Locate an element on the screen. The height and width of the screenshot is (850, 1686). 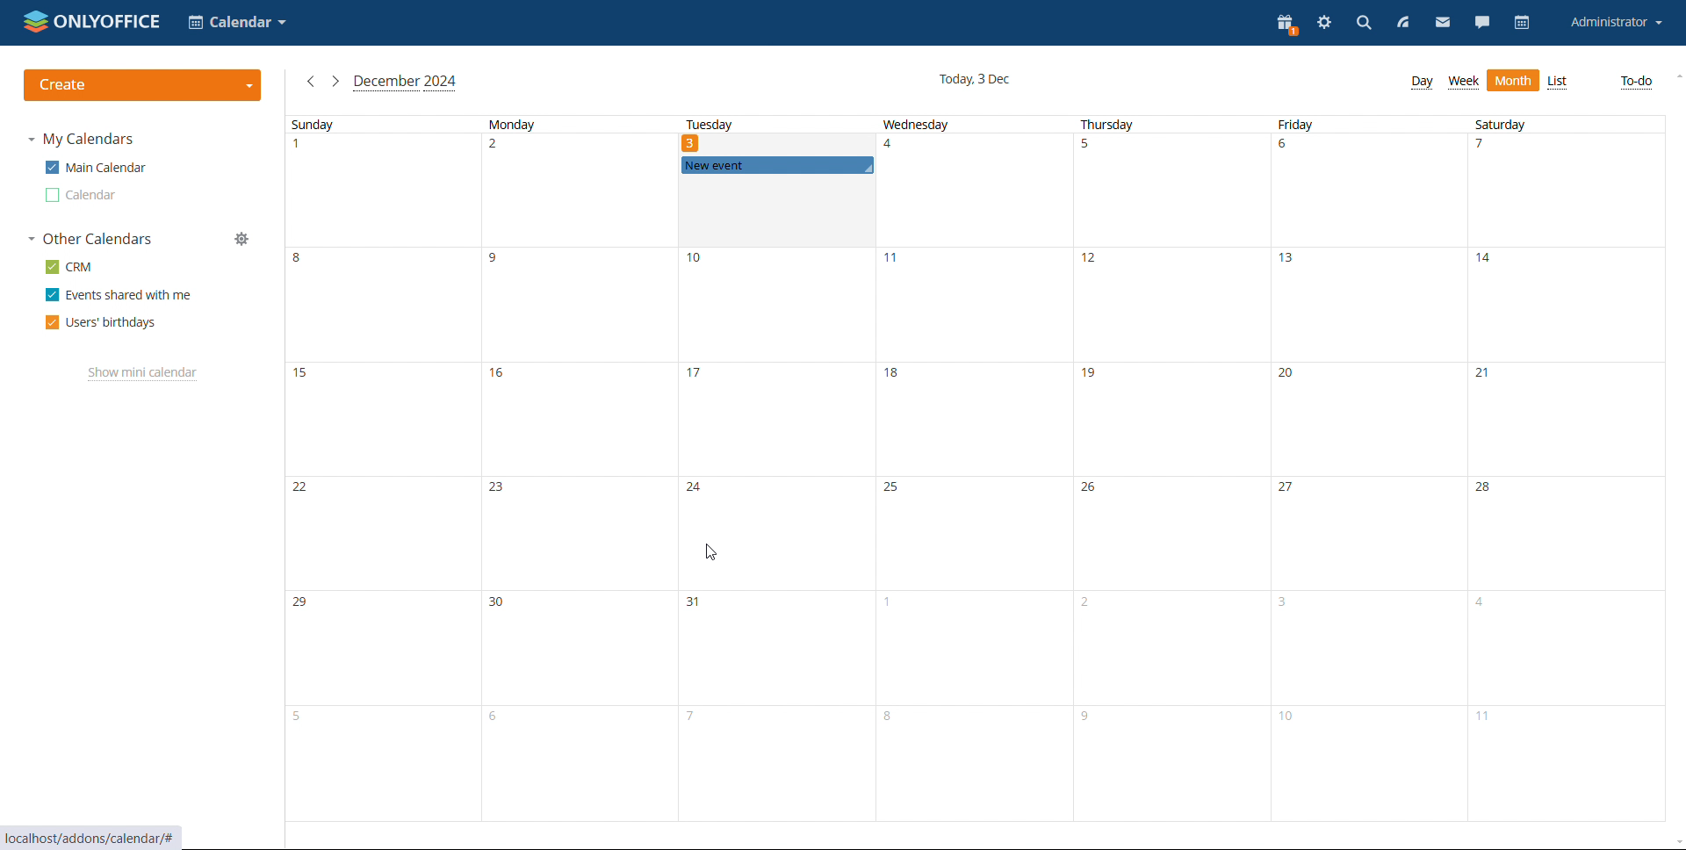
account is located at coordinates (1616, 23).